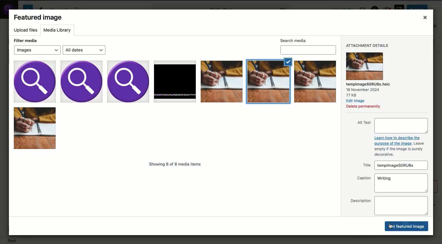 The height and width of the screenshot is (244, 442). What do you see at coordinates (401, 152) in the screenshot?
I see `Instructional text` at bounding box center [401, 152].